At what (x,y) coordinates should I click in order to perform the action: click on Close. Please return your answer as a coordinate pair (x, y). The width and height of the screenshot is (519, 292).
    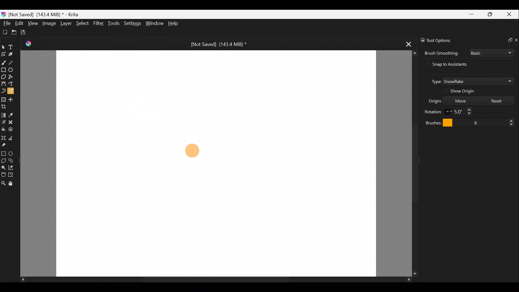
    Looking at the image, I should click on (510, 14).